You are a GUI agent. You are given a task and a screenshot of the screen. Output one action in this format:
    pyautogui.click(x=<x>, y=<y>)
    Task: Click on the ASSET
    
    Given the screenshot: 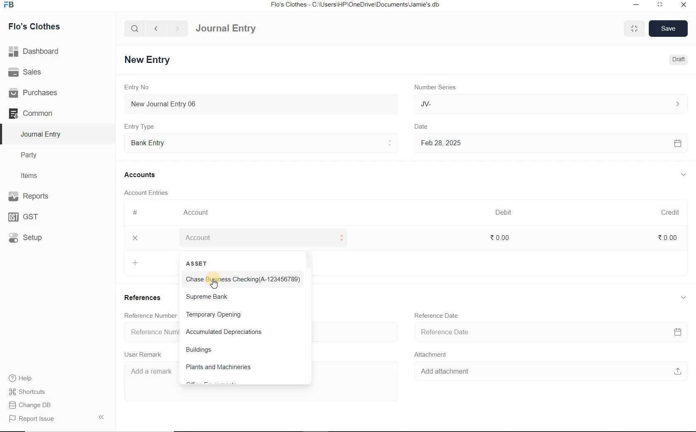 What is the action you would take?
    pyautogui.click(x=197, y=263)
    